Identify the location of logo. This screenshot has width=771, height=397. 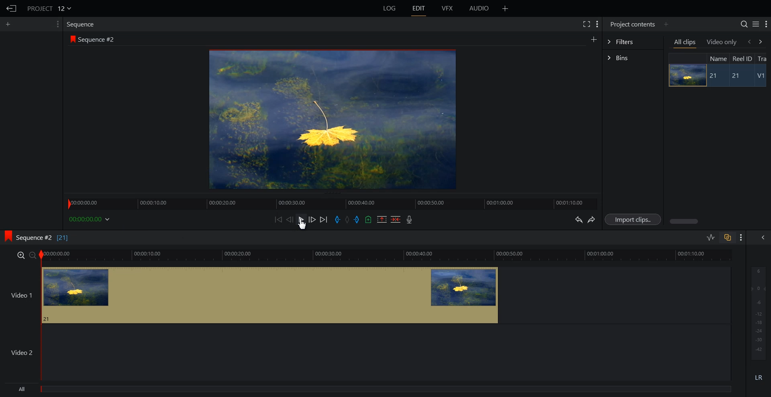
(6, 235).